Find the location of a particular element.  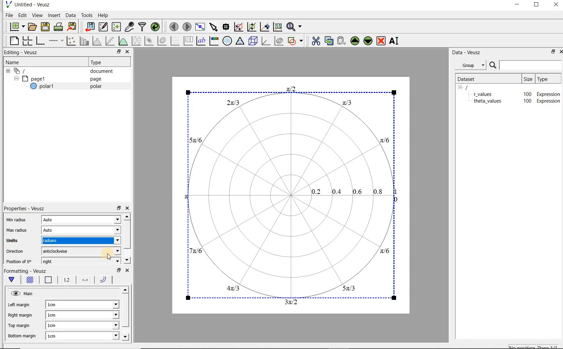

create new datasets using ranges, parametrically or as functions of existing datasets is located at coordinates (117, 27).